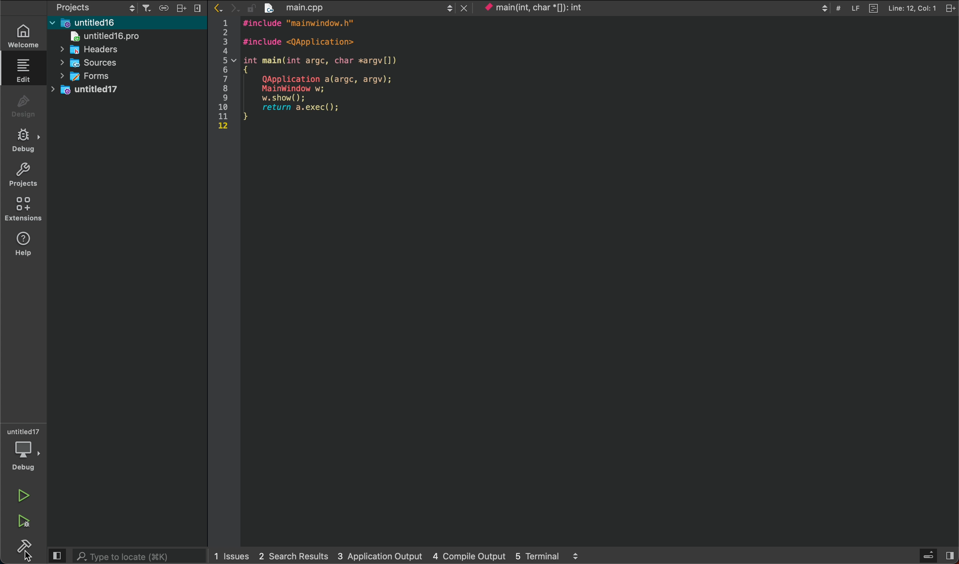  What do you see at coordinates (912, 8) in the screenshot?
I see `Line : 12, Col: 1` at bounding box center [912, 8].